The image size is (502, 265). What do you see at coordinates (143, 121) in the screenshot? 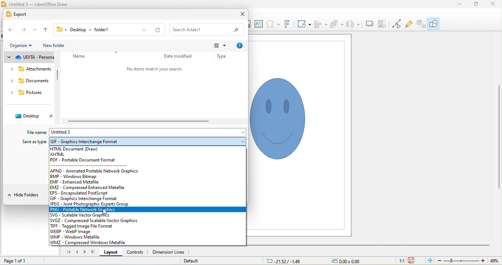
I see `horizontal scroll bar` at bounding box center [143, 121].